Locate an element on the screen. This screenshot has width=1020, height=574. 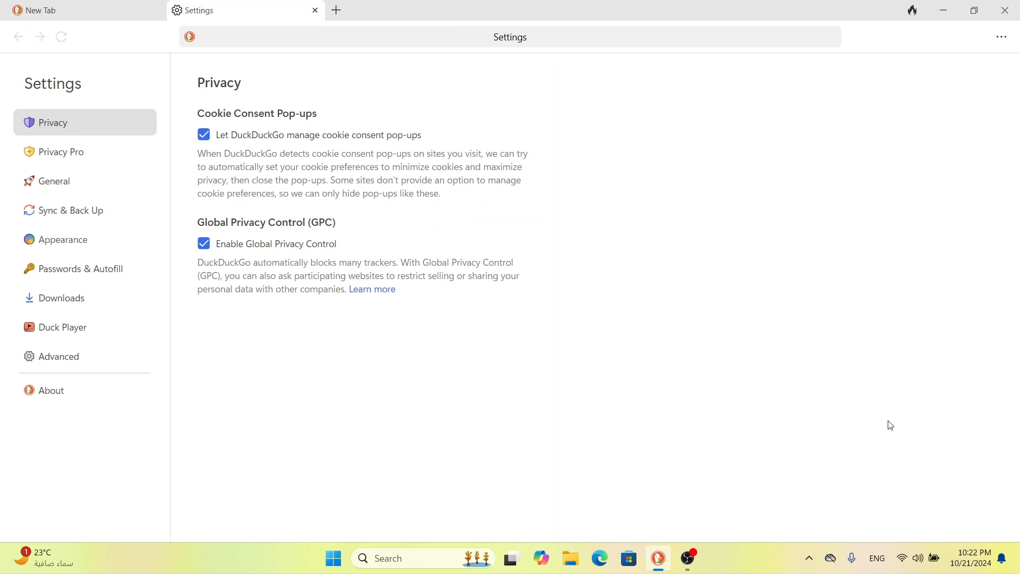
download is located at coordinates (66, 300).